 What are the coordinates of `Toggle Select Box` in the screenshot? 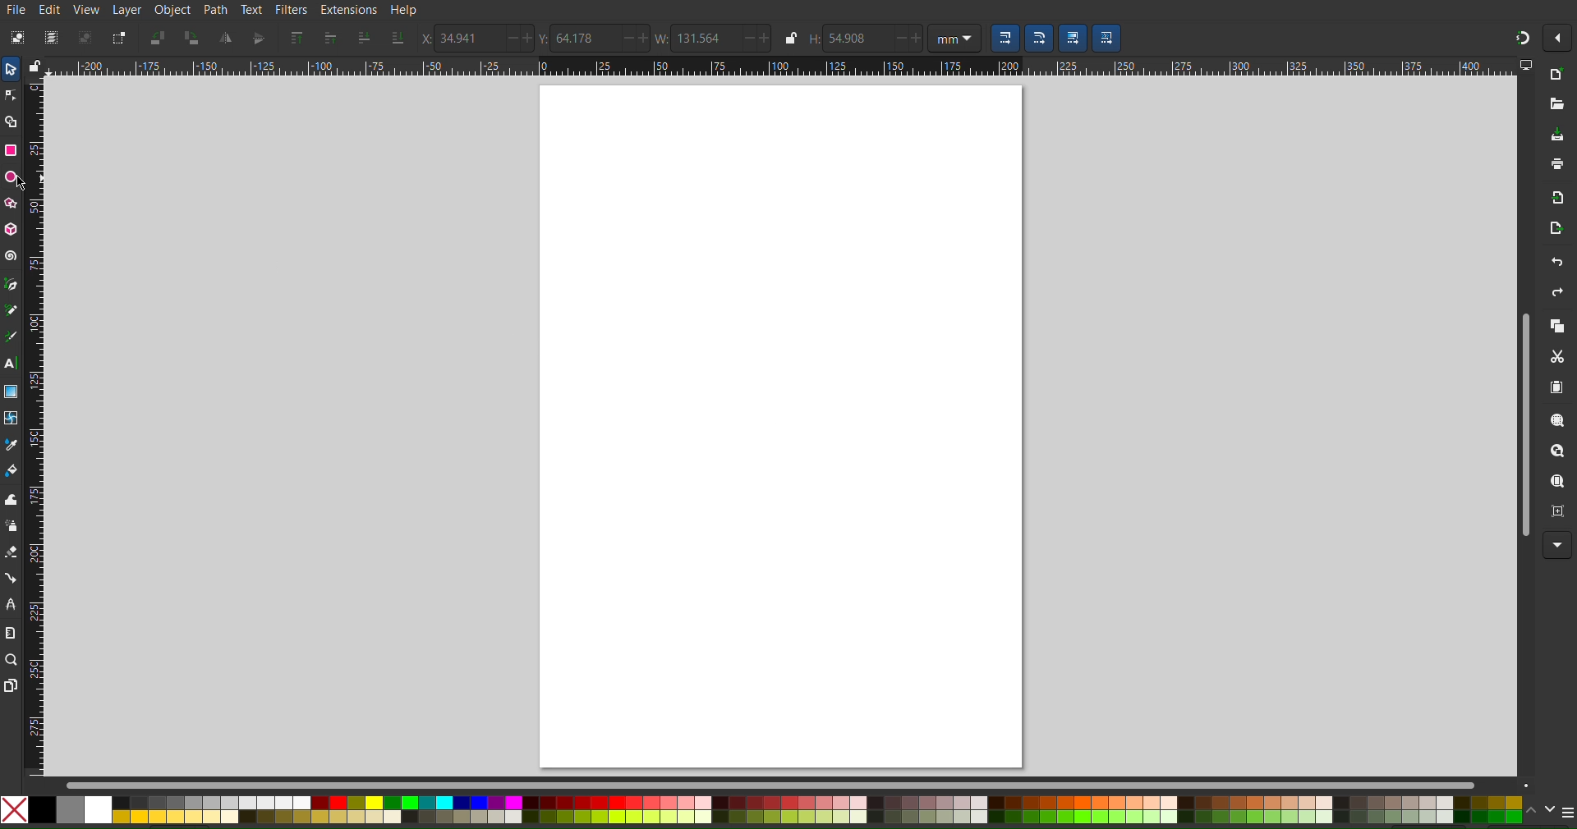 It's located at (118, 38).